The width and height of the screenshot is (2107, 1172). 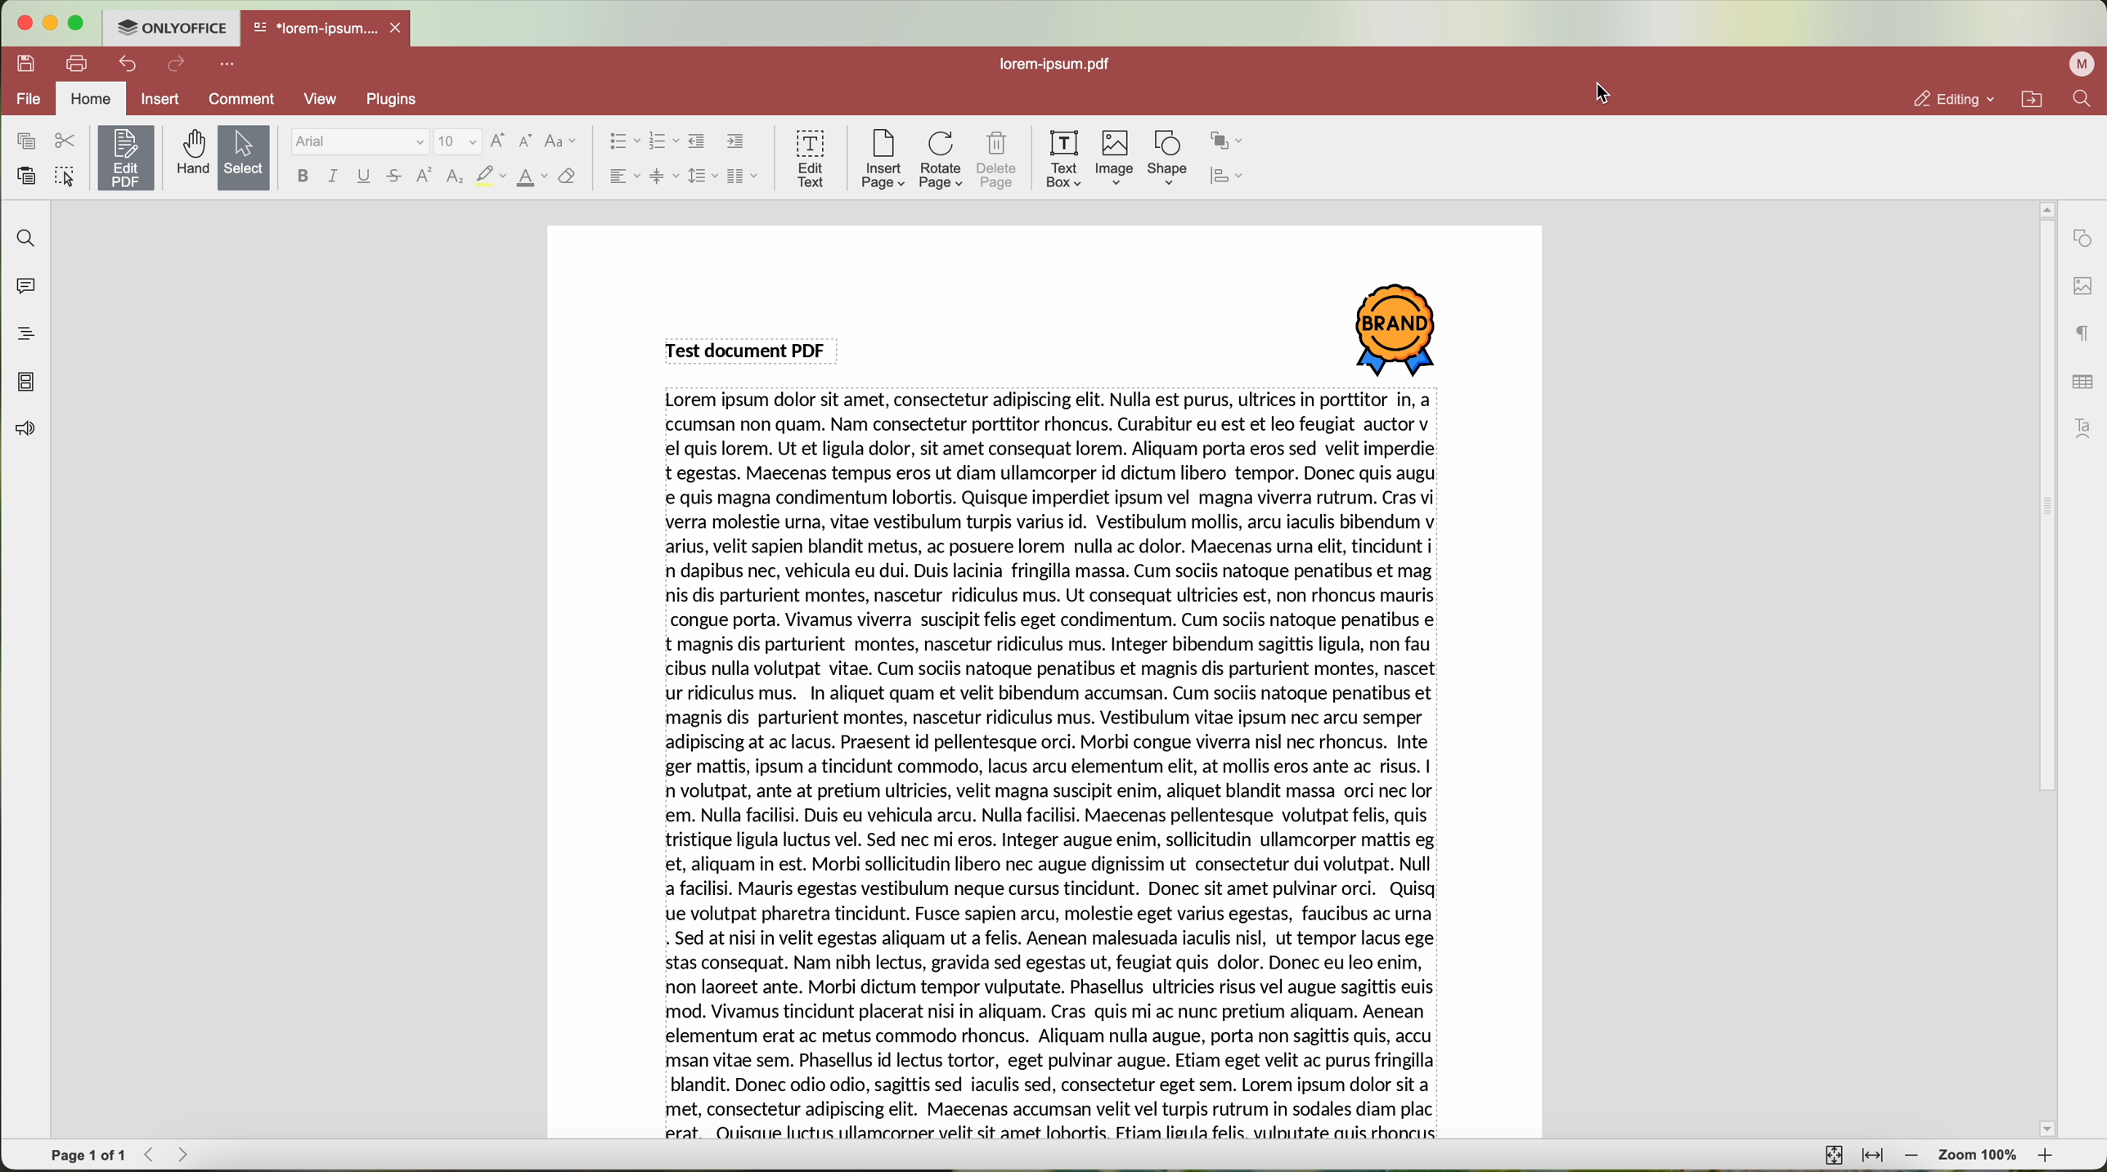 What do you see at coordinates (22, 284) in the screenshot?
I see `comments` at bounding box center [22, 284].